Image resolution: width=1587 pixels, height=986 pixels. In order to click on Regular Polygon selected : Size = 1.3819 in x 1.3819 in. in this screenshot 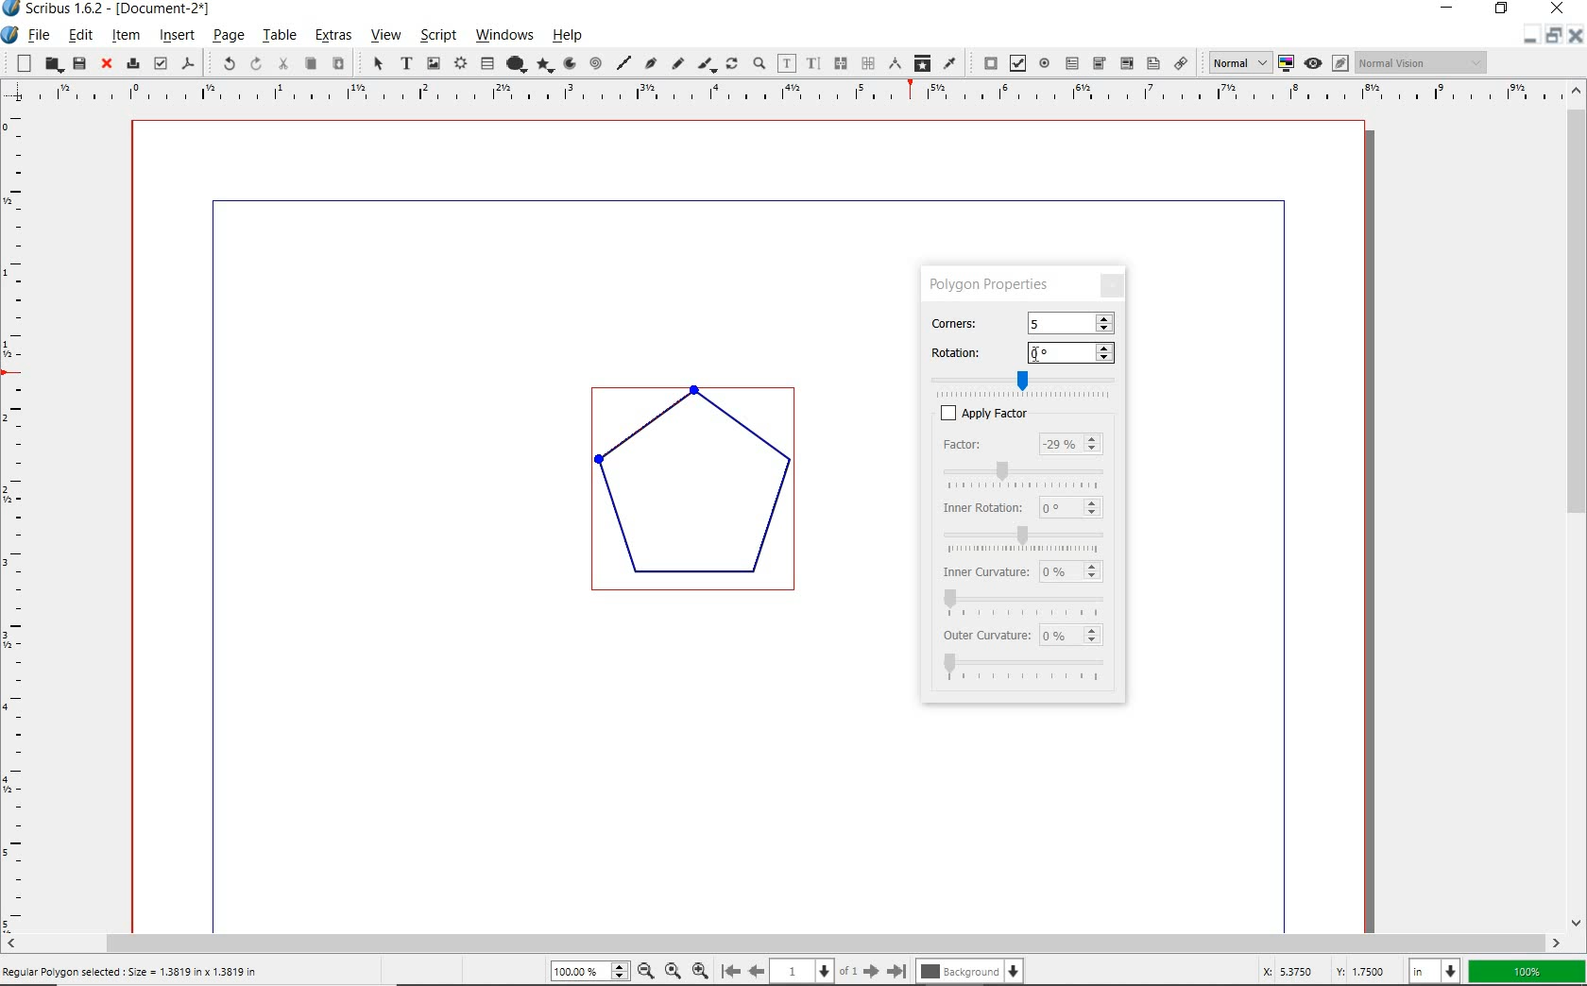, I will do `click(136, 973)`.